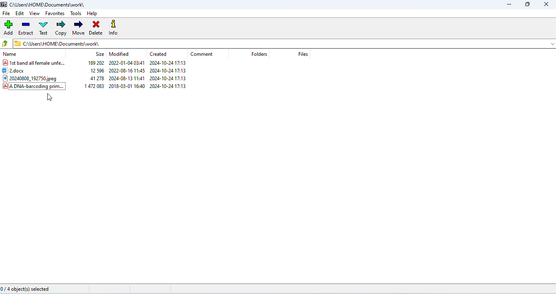 The height and width of the screenshot is (294, 556). I want to click on CAUsers\HOME\Documents\work\, so click(43, 4).